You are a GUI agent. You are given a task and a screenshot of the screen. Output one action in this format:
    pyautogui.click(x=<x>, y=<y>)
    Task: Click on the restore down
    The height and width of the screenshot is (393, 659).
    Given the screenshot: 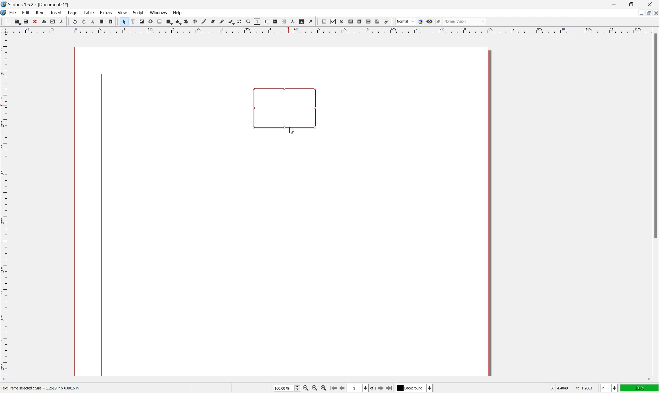 What is the action you would take?
    pyautogui.click(x=647, y=13)
    